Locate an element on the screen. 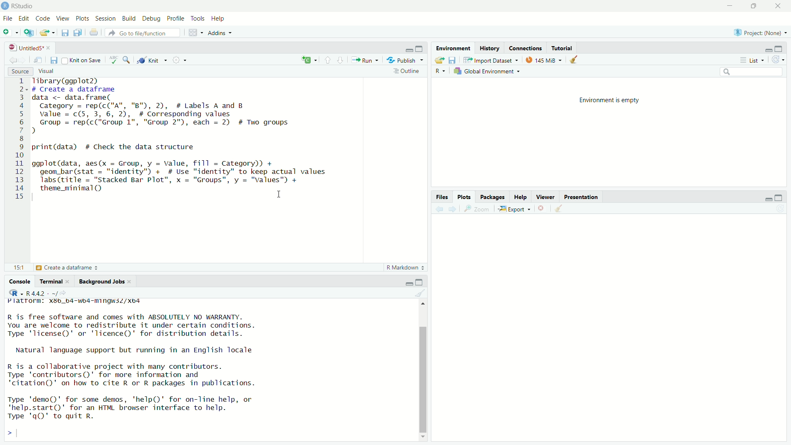 The image size is (791, 445). Show in new window is located at coordinates (39, 59).